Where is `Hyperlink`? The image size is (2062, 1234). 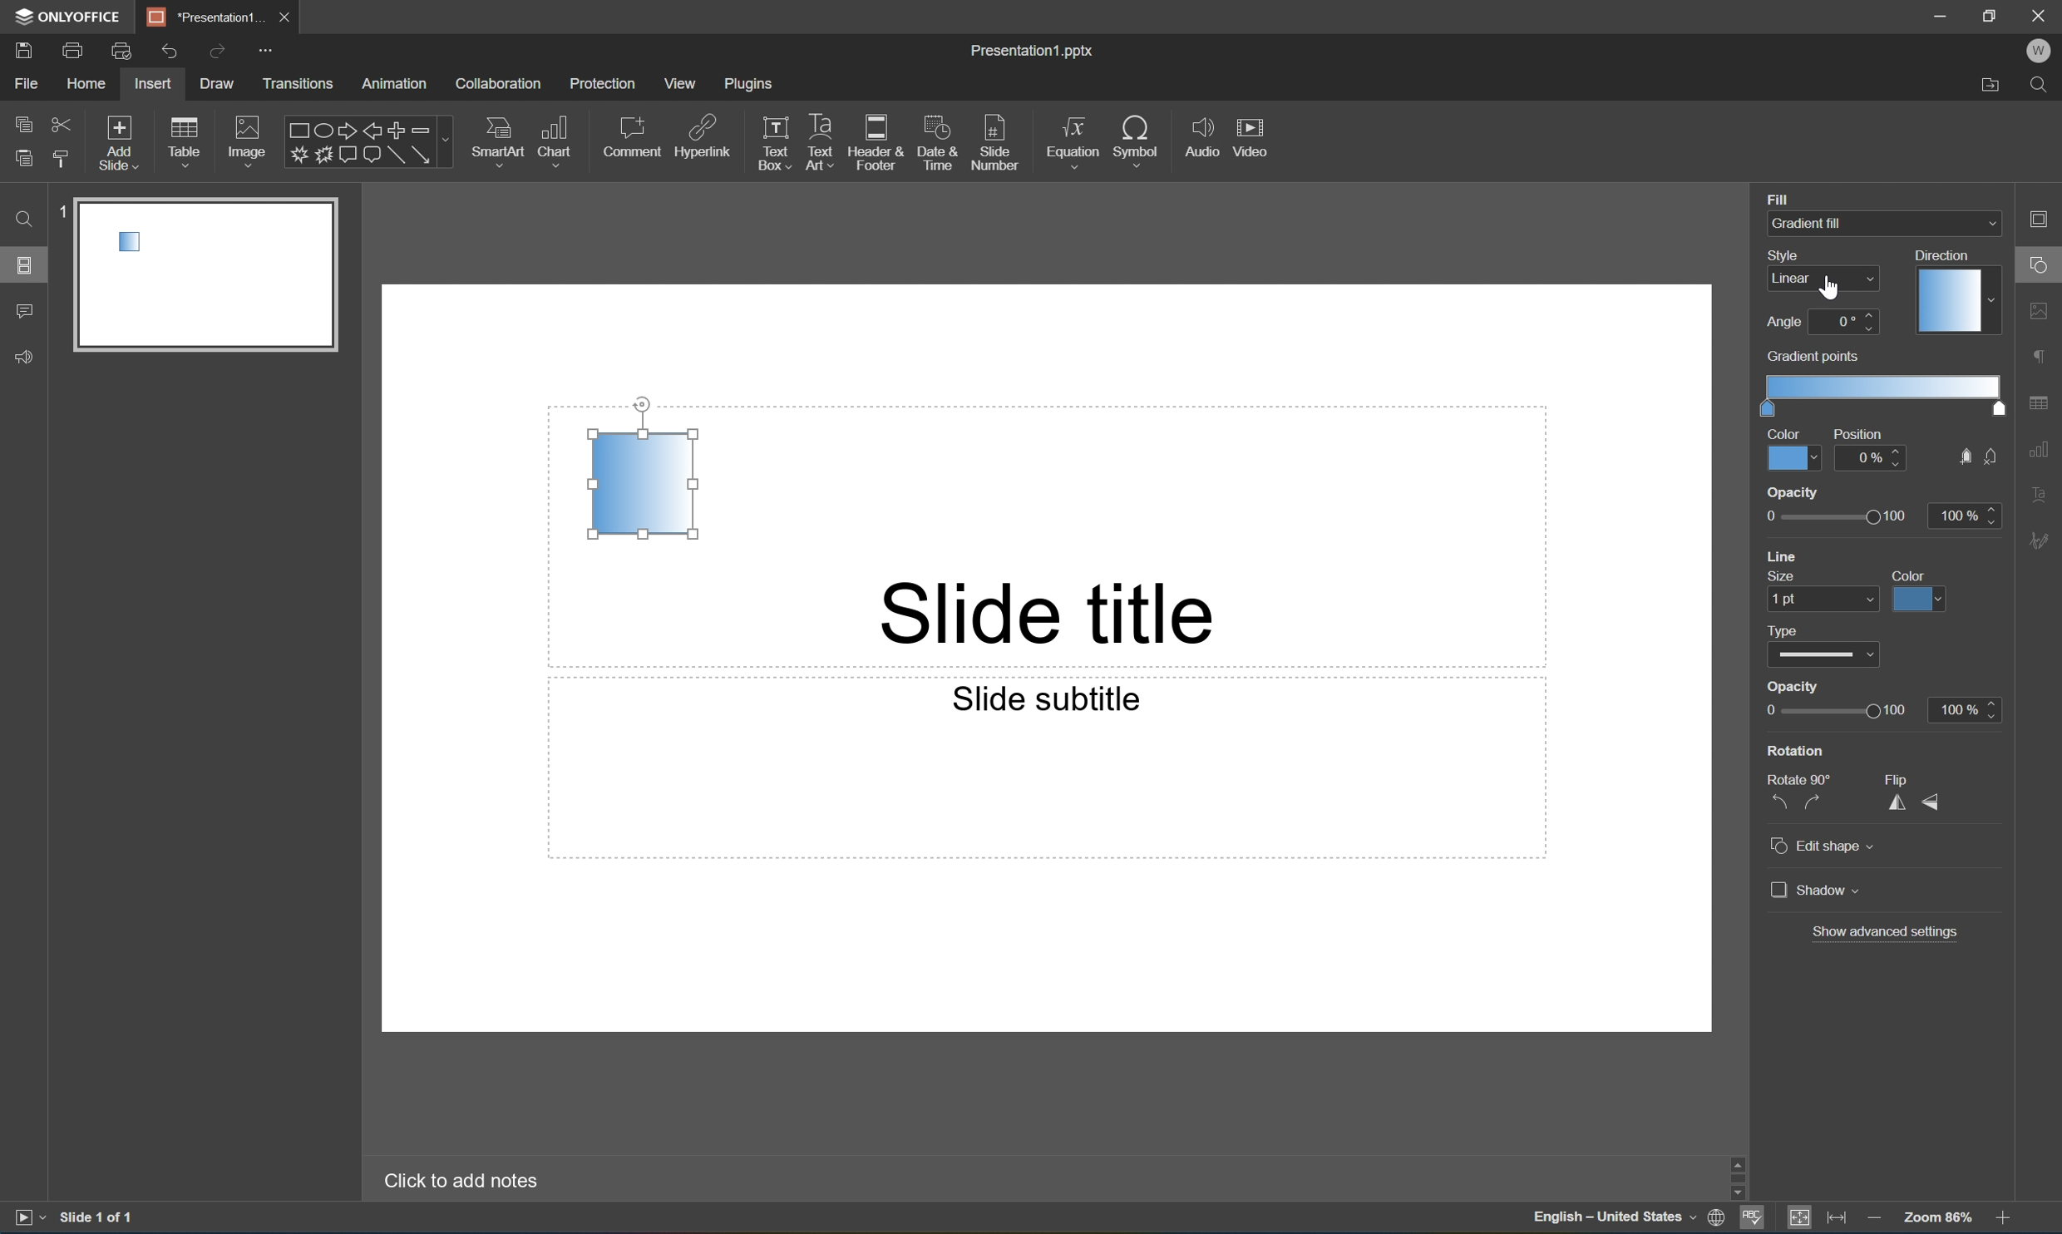
Hyperlink is located at coordinates (703, 134).